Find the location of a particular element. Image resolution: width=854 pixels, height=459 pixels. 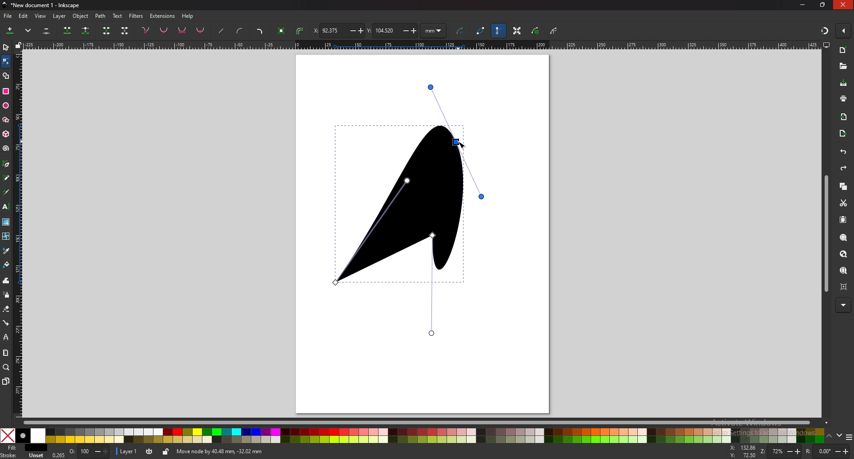

shape builder is located at coordinates (6, 76).